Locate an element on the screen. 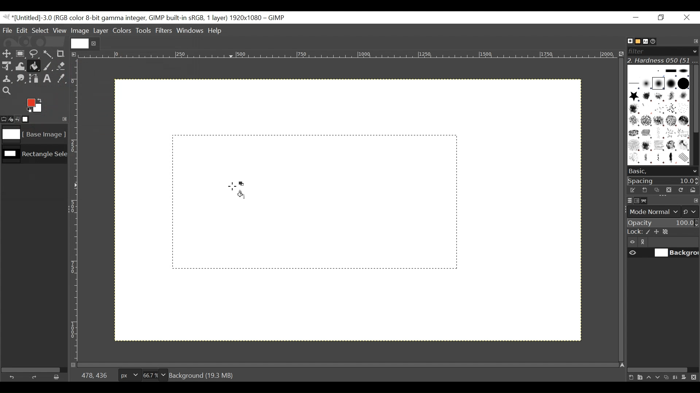  Edit is located at coordinates (23, 30).